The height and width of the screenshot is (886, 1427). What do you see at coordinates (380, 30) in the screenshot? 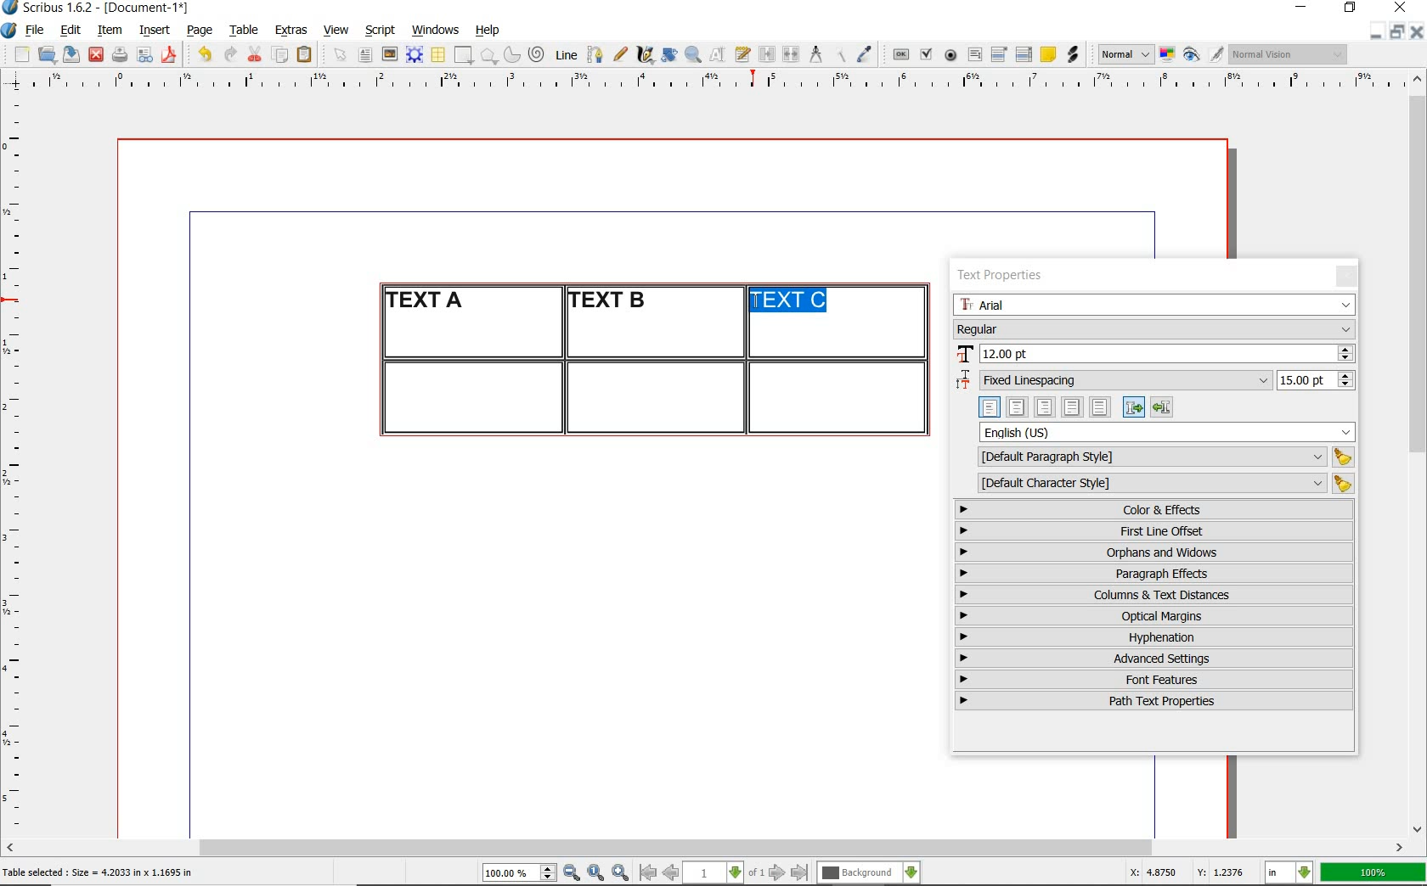
I see `script` at bounding box center [380, 30].